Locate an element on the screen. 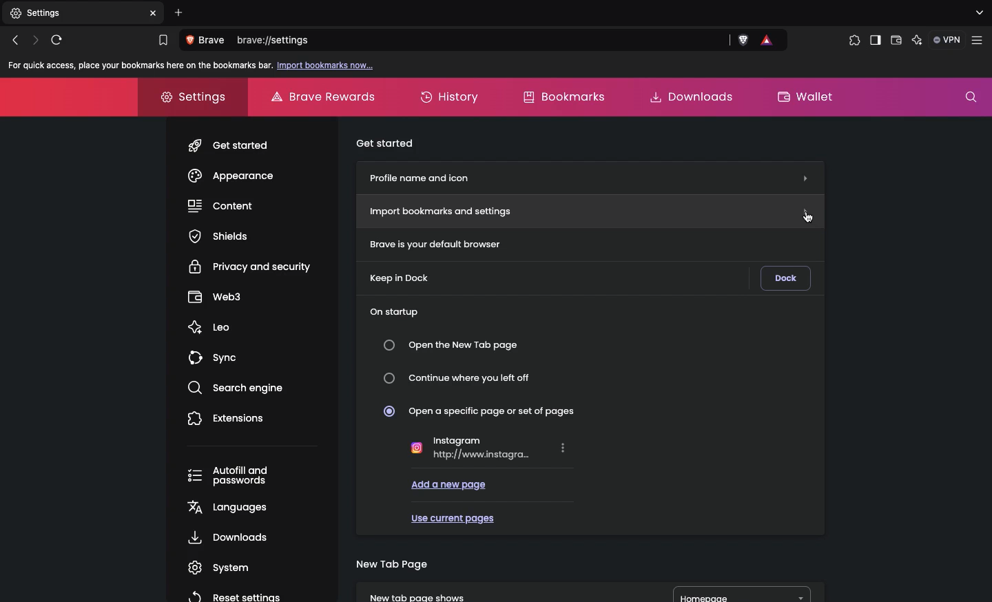  Privacy and security is located at coordinates (252, 265).